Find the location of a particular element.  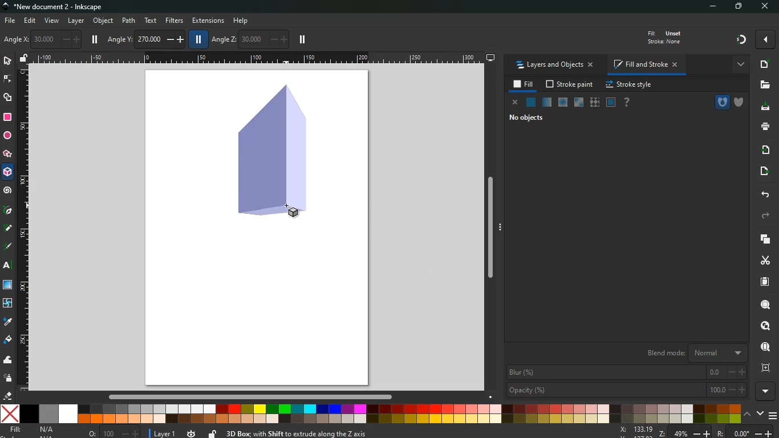

extensions is located at coordinates (208, 21).